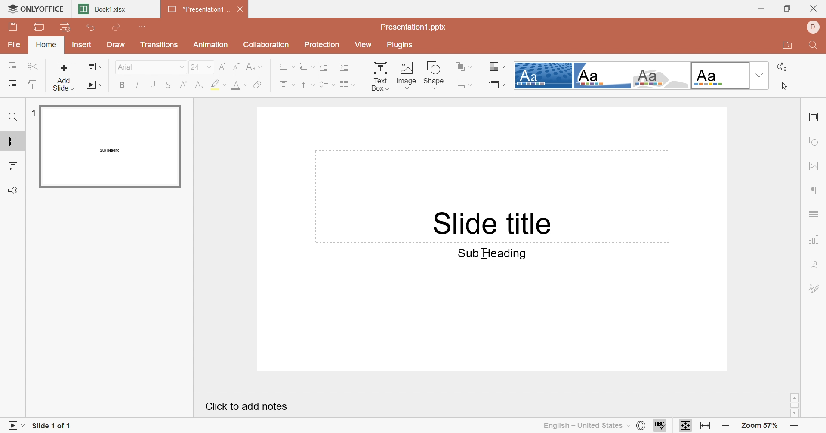  Describe the element at coordinates (782, 85) in the screenshot. I see `Select all` at that location.